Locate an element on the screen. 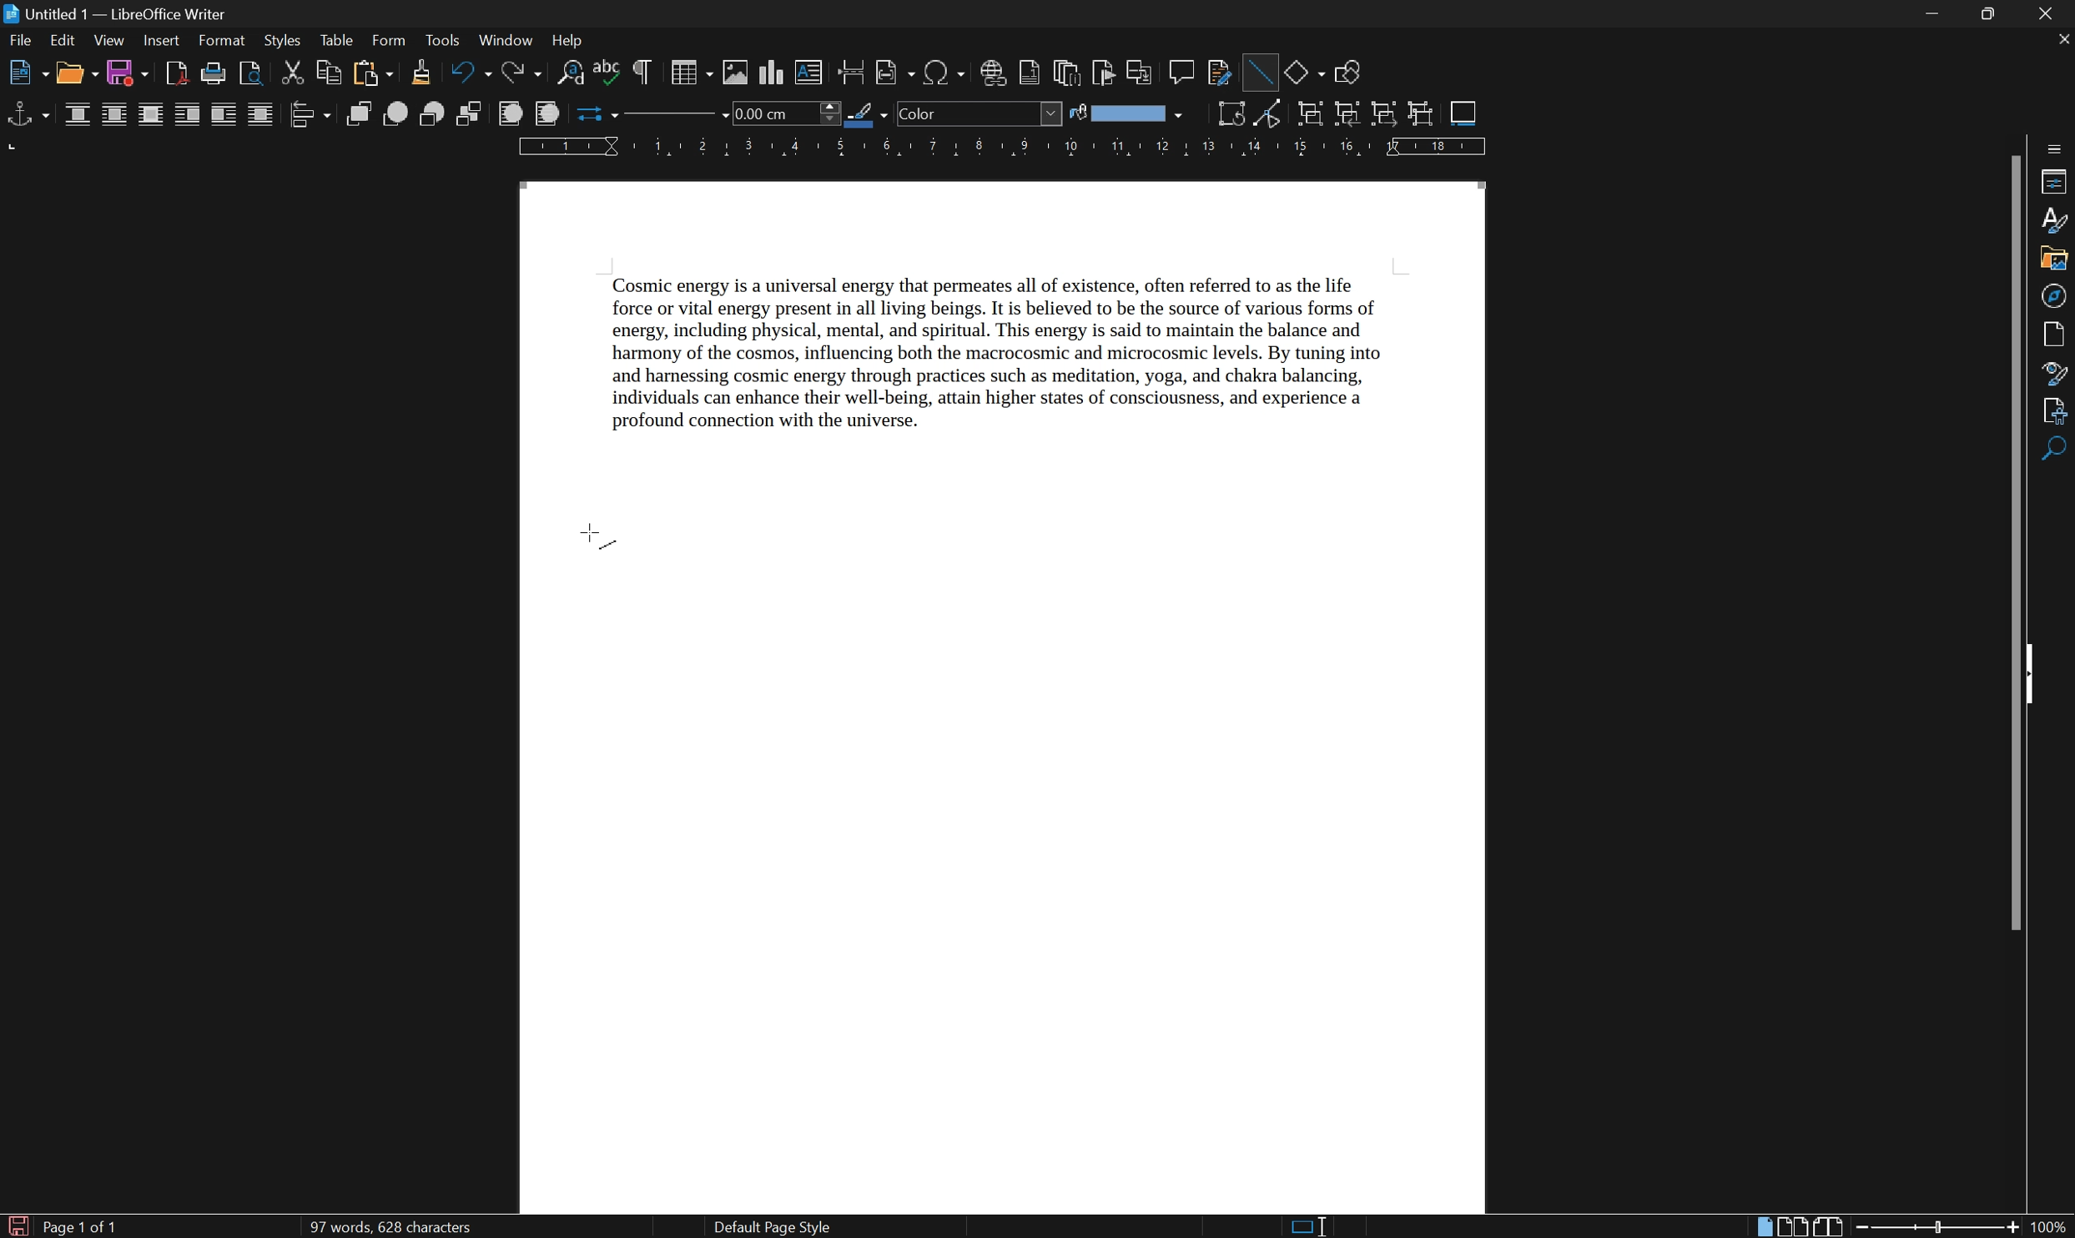  insert footnote is located at coordinates (1029, 73).